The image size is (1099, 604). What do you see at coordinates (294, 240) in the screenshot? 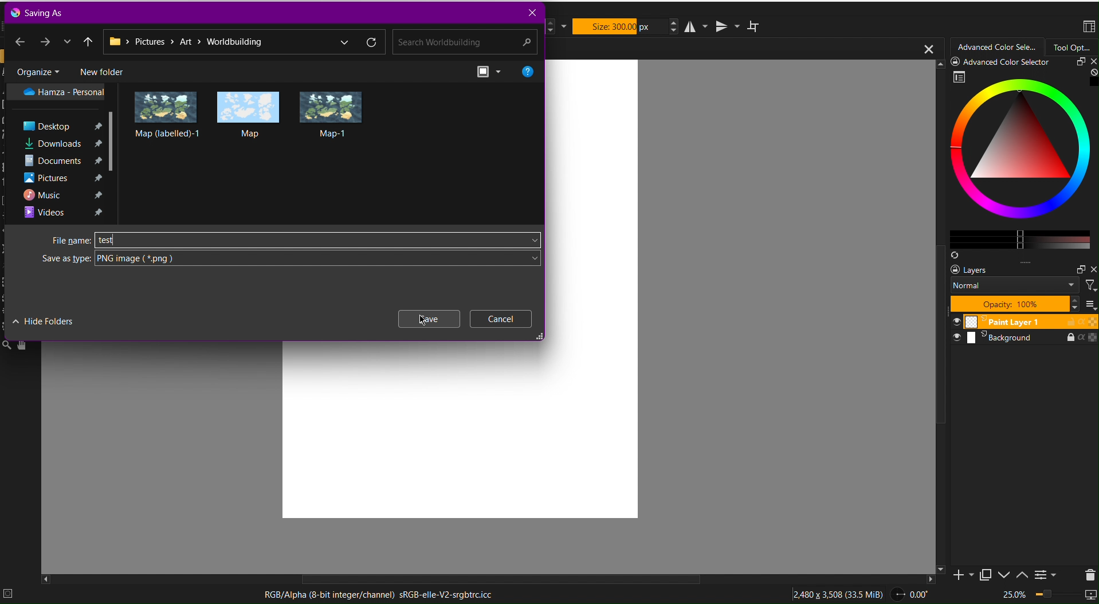
I see `File Name` at bounding box center [294, 240].